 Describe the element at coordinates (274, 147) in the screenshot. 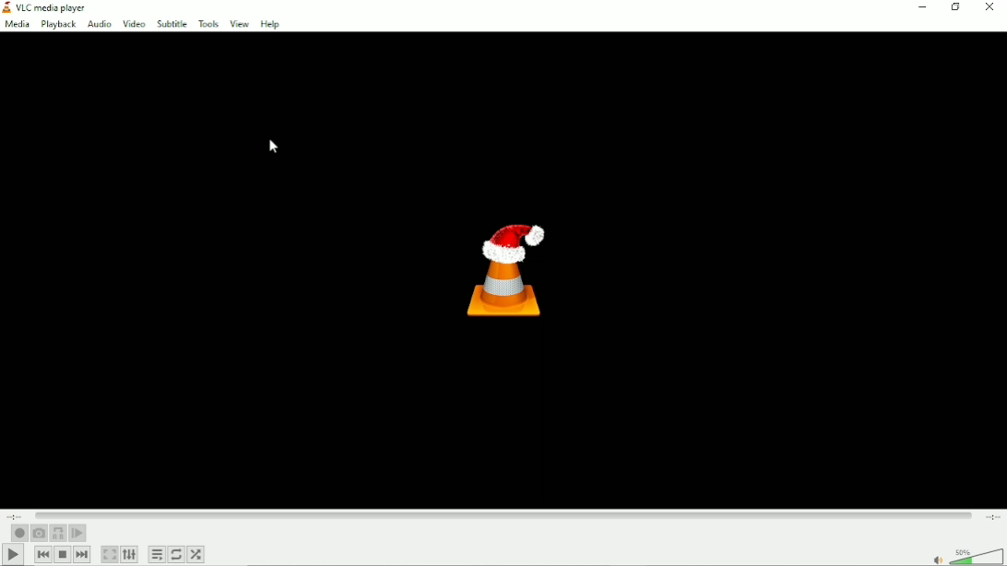

I see `Cursor` at that location.